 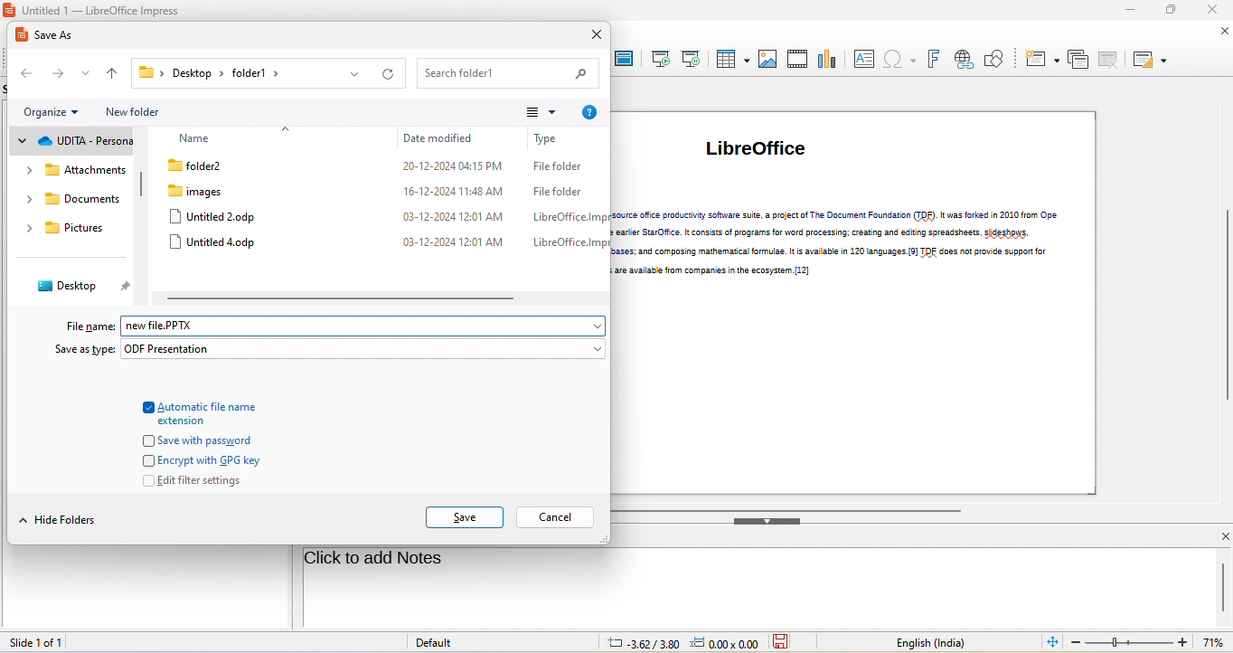 I want to click on close, so click(x=1220, y=536).